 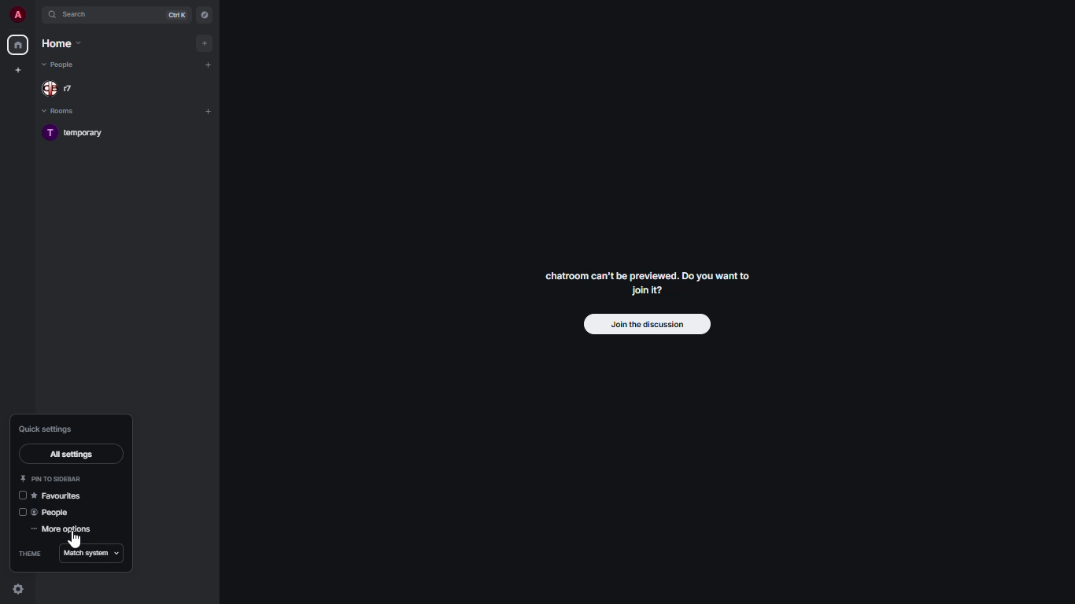 I want to click on more settings, so click(x=61, y=531).